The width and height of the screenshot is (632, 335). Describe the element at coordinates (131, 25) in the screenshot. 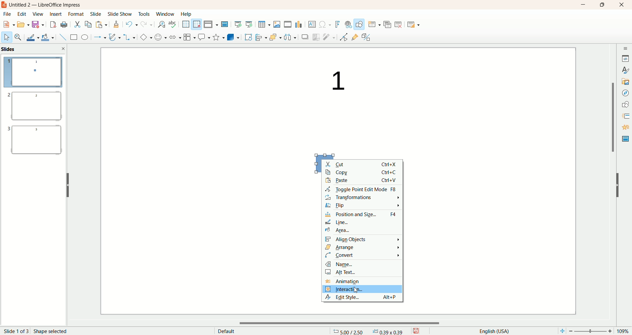

I see `undo` at that location.